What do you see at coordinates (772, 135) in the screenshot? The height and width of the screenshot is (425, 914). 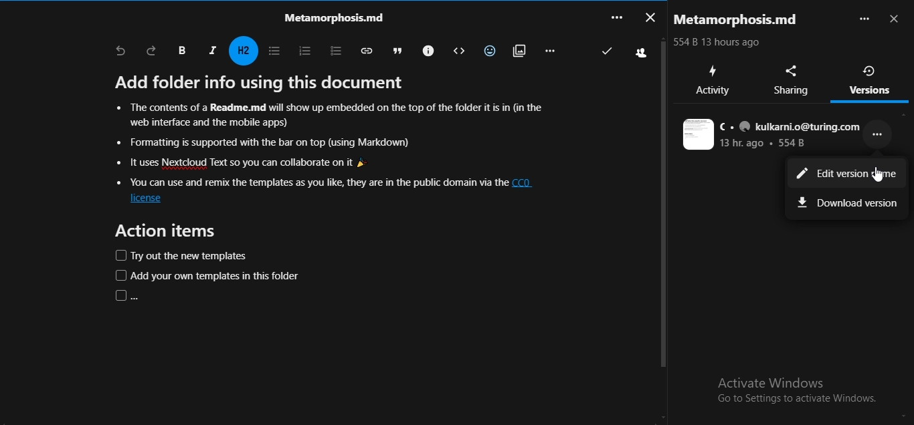 I see `text` at bounding box center [772, 135].